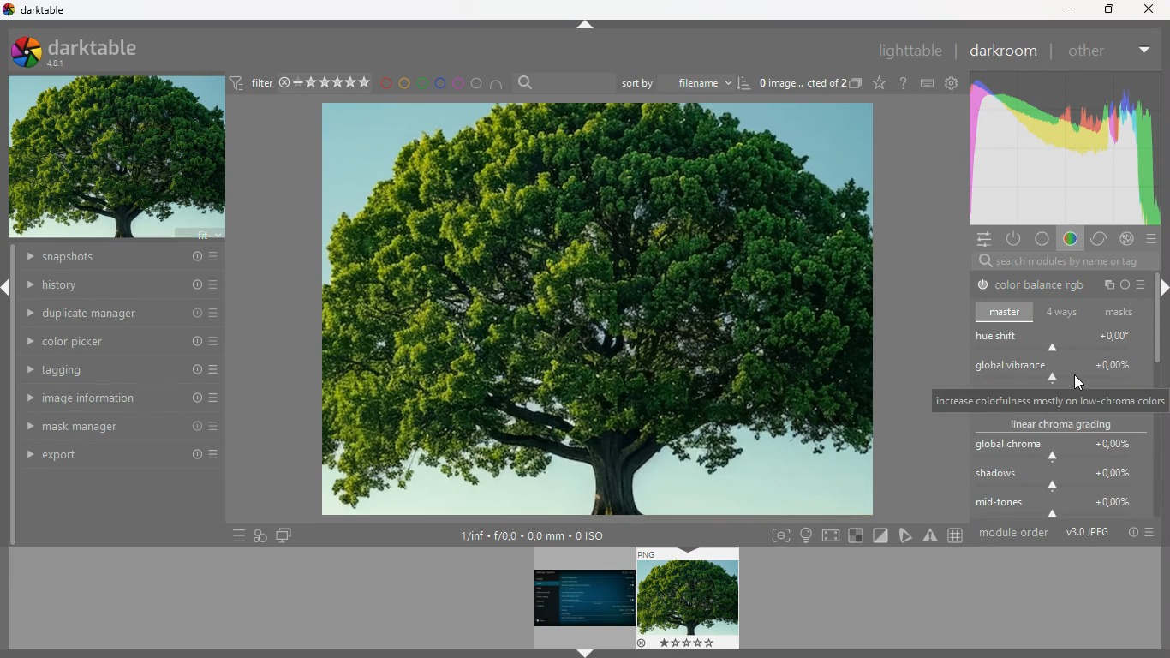  What do you see at coordinates (121, 425) in the screenshot?
I see `mask manager` at bounding box center [121, 425].